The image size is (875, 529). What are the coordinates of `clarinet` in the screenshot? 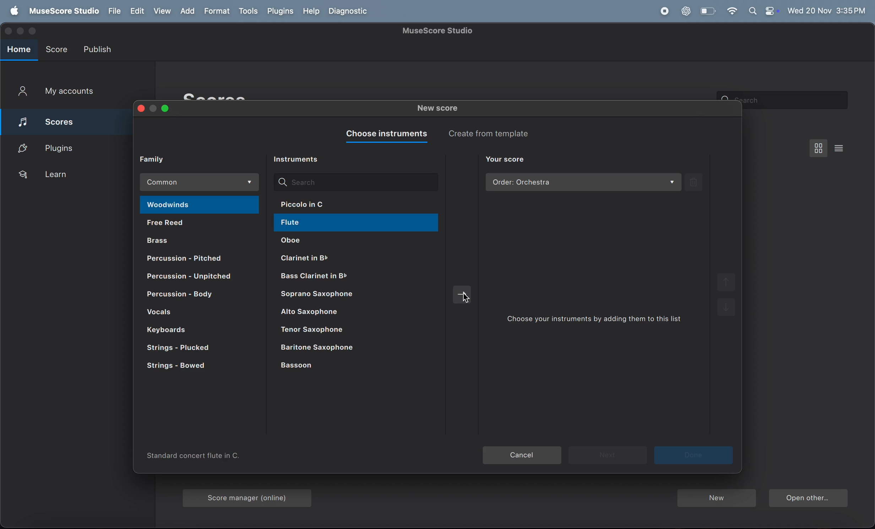 It's located at (339, 257).